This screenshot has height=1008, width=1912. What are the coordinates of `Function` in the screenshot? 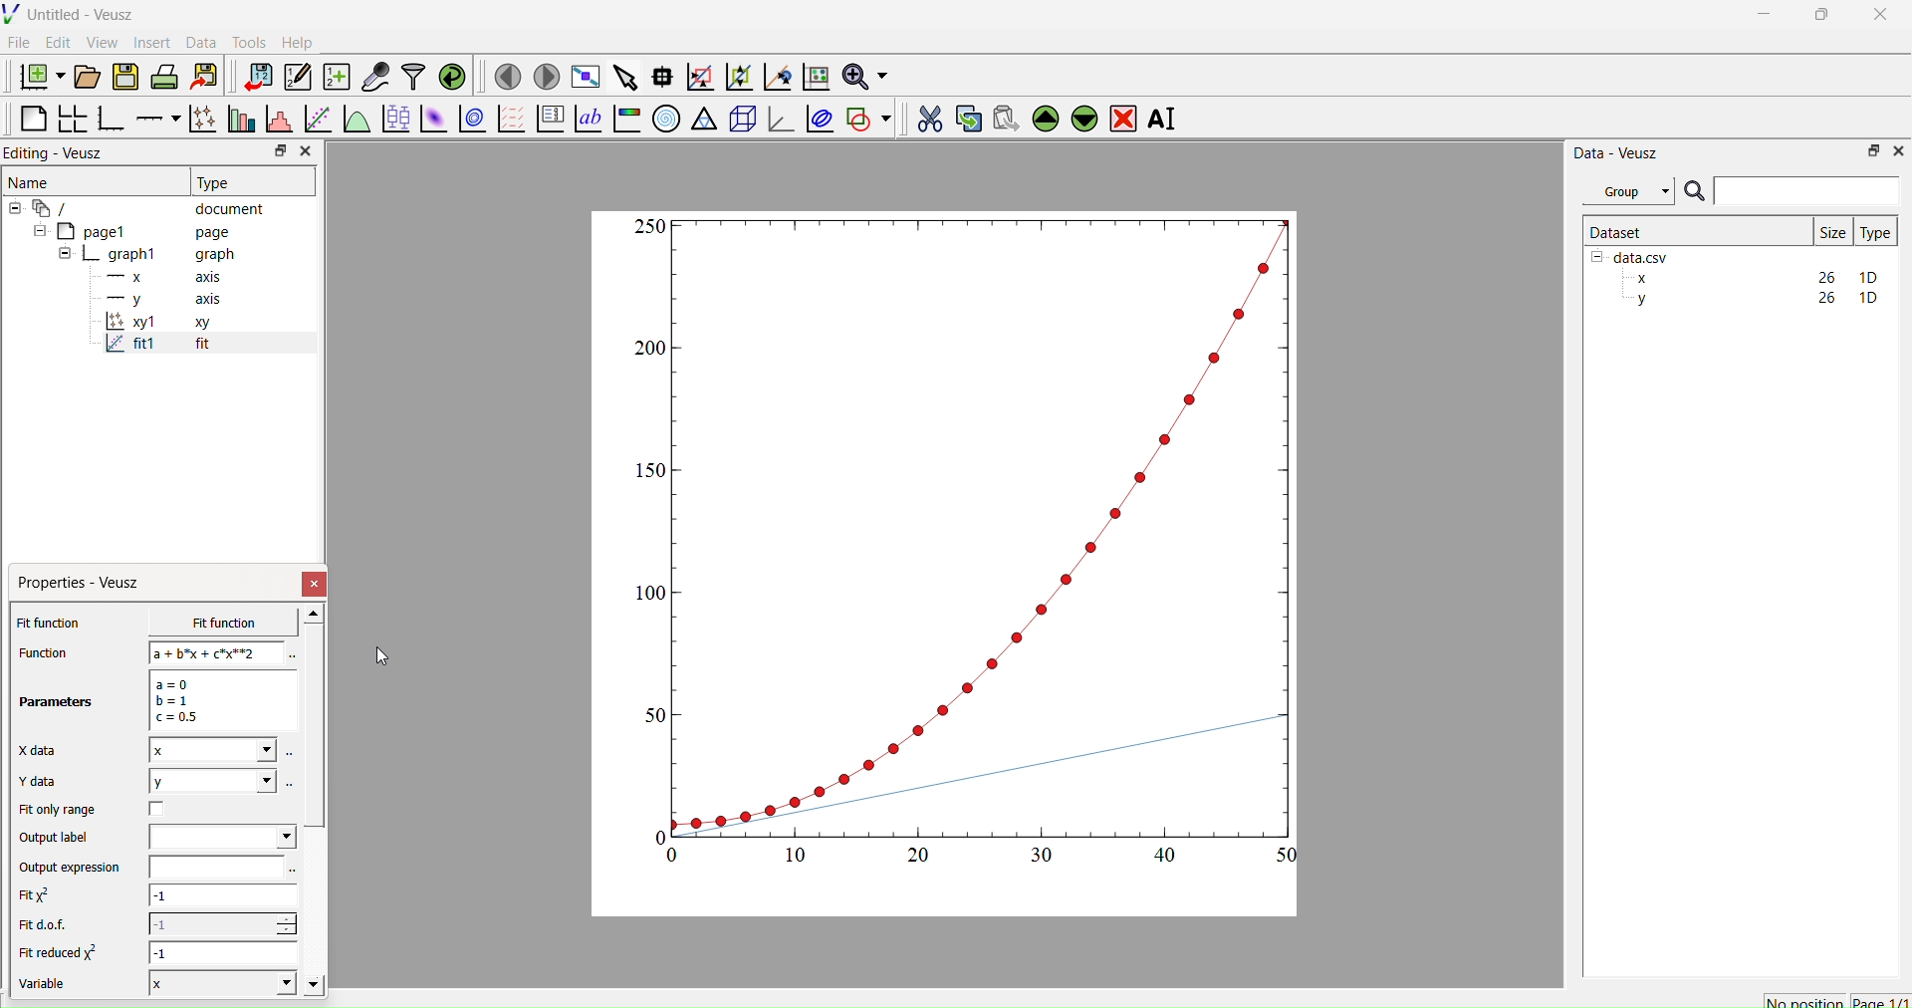 It's located at (41, 652).